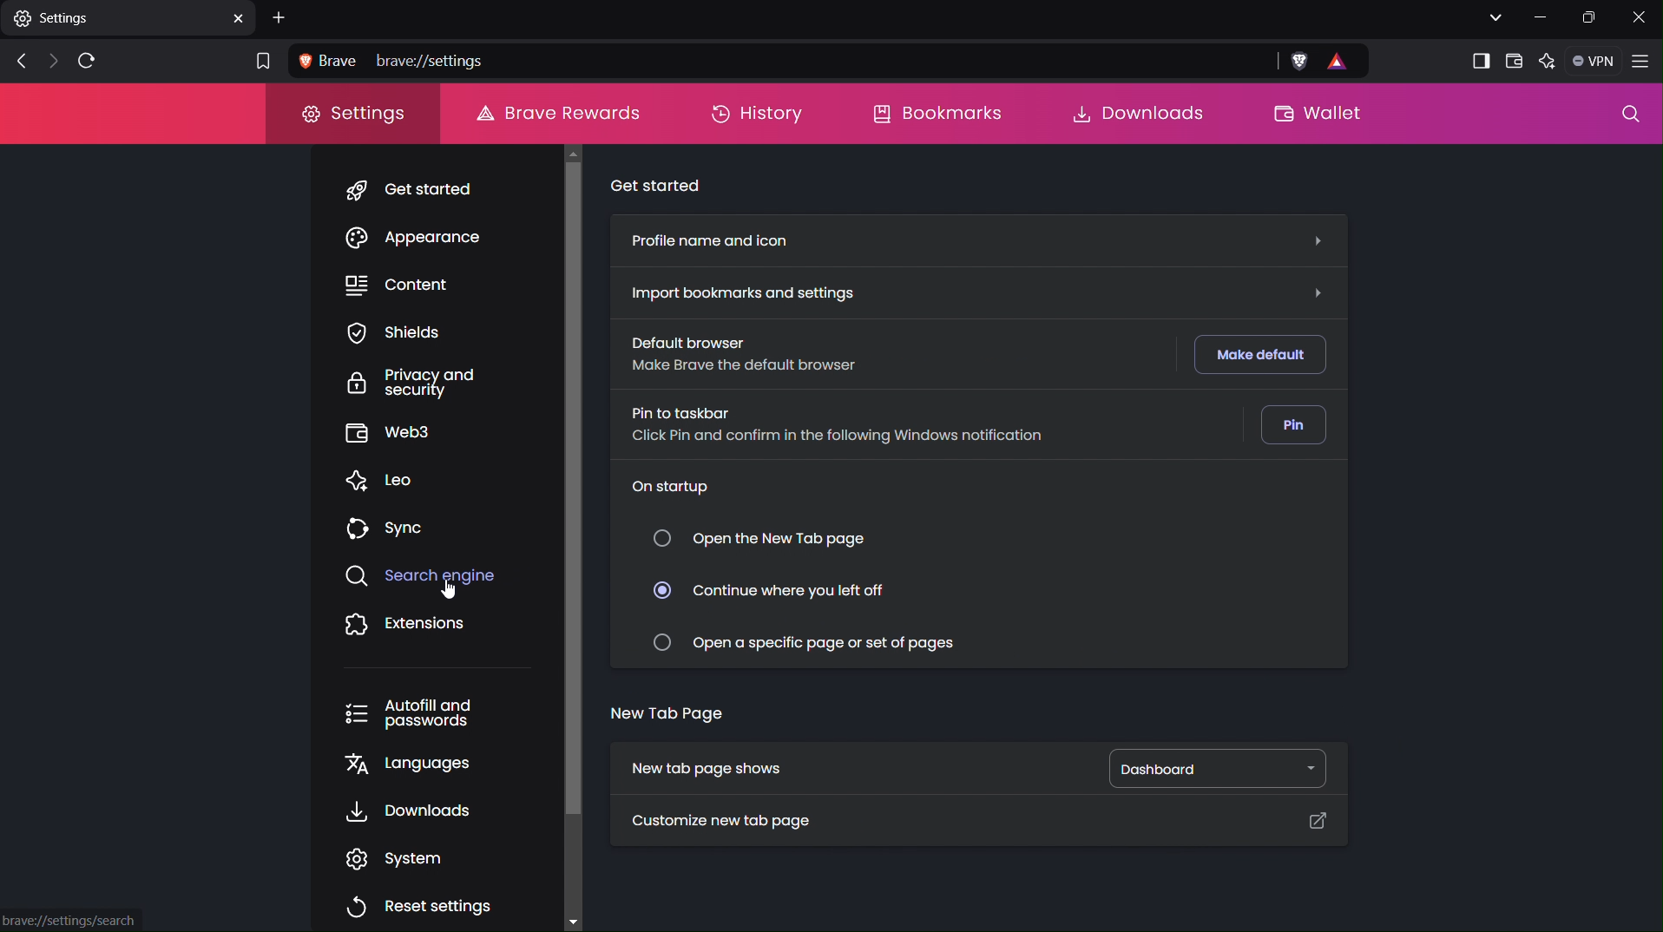  I want to click on Autofill and passwords, so click(408, 713).